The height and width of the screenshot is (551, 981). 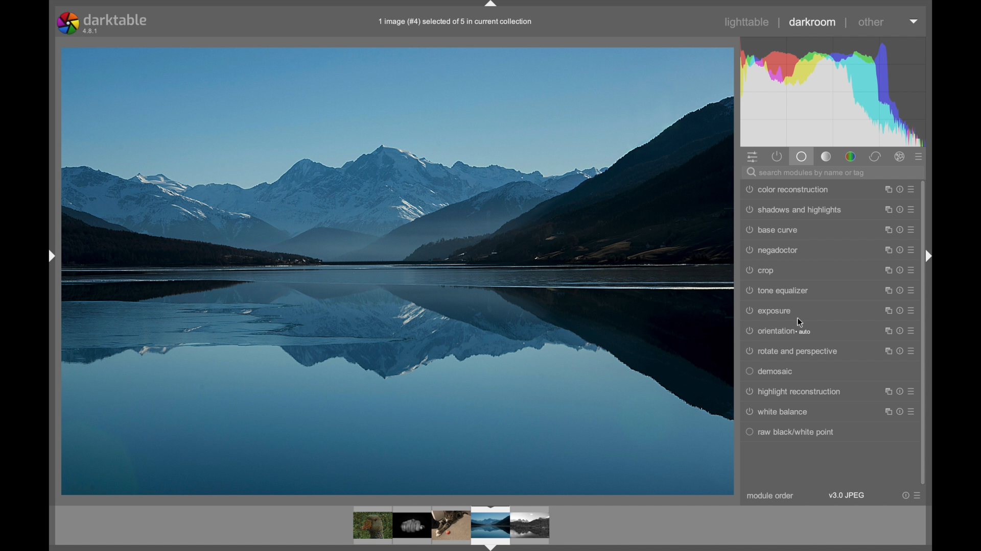 I want to click on more options, so click(x=900, y=209).